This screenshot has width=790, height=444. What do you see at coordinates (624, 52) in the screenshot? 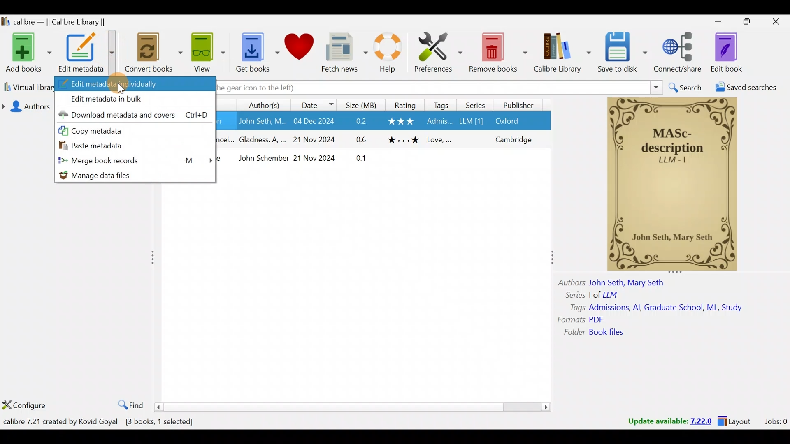
I see `Save to disk` at bounding box center [624, 52].